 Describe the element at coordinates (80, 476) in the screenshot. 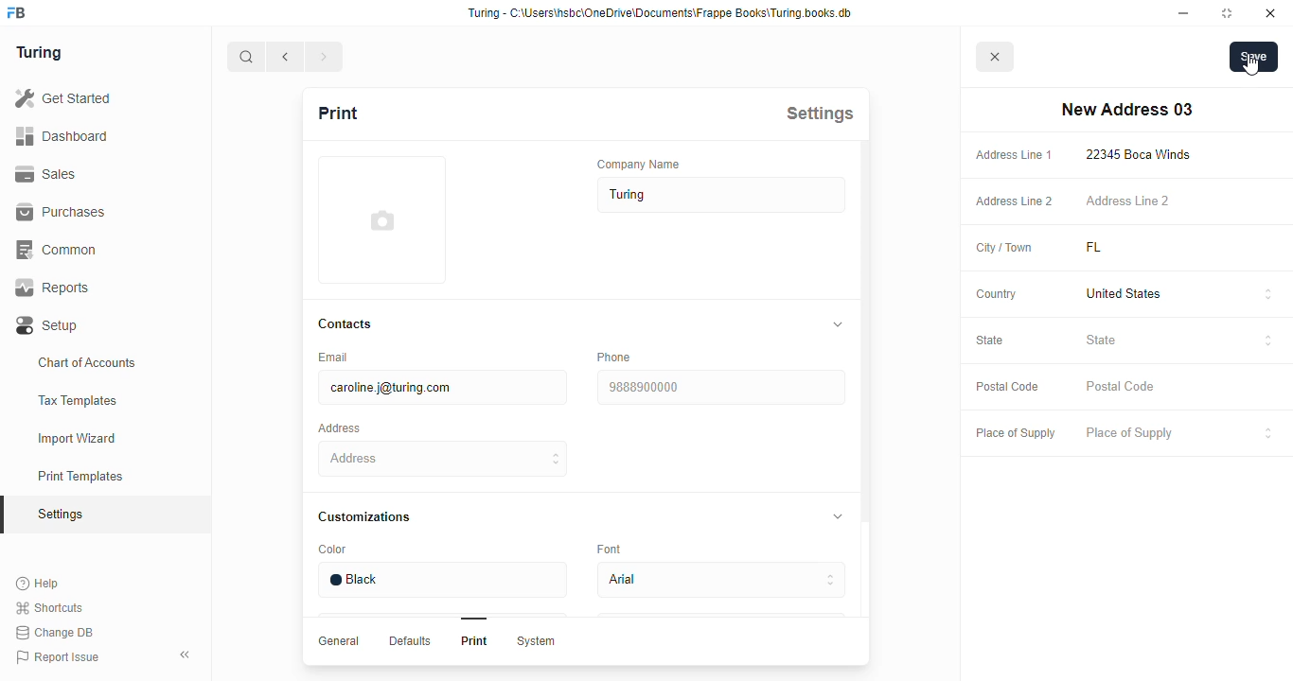

I see `print templates` at that location.